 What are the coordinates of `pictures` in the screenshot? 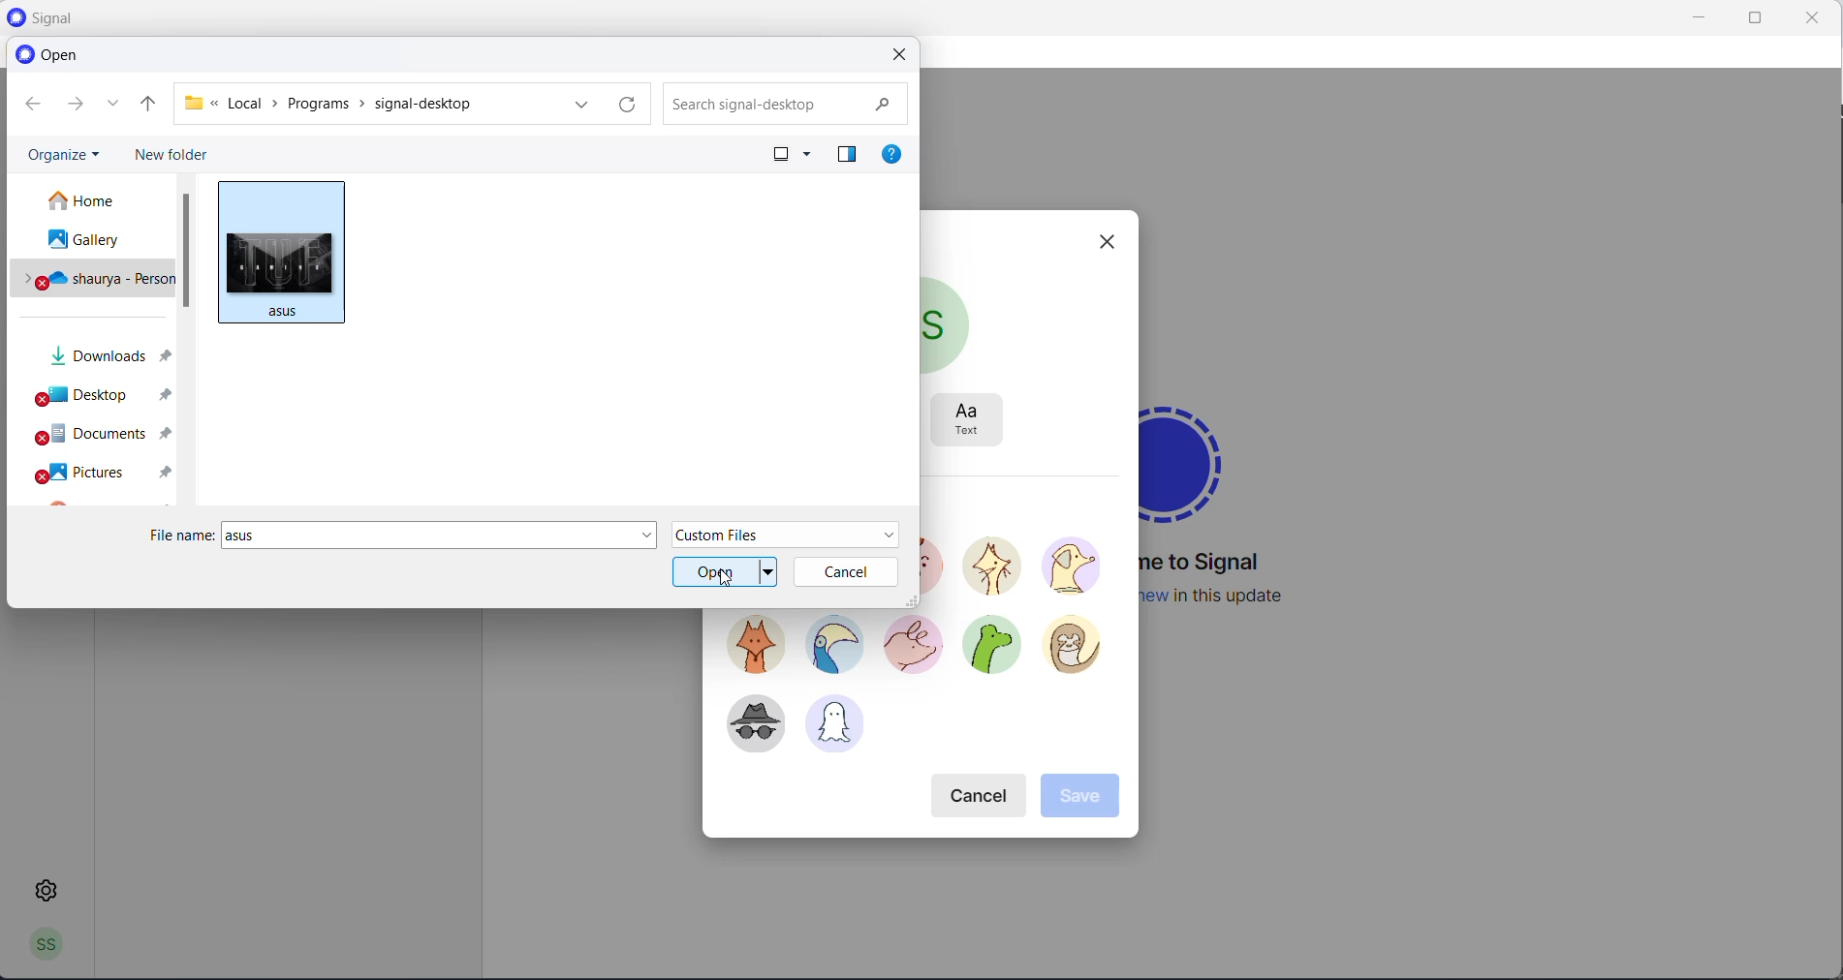 It's located at (110, 477).